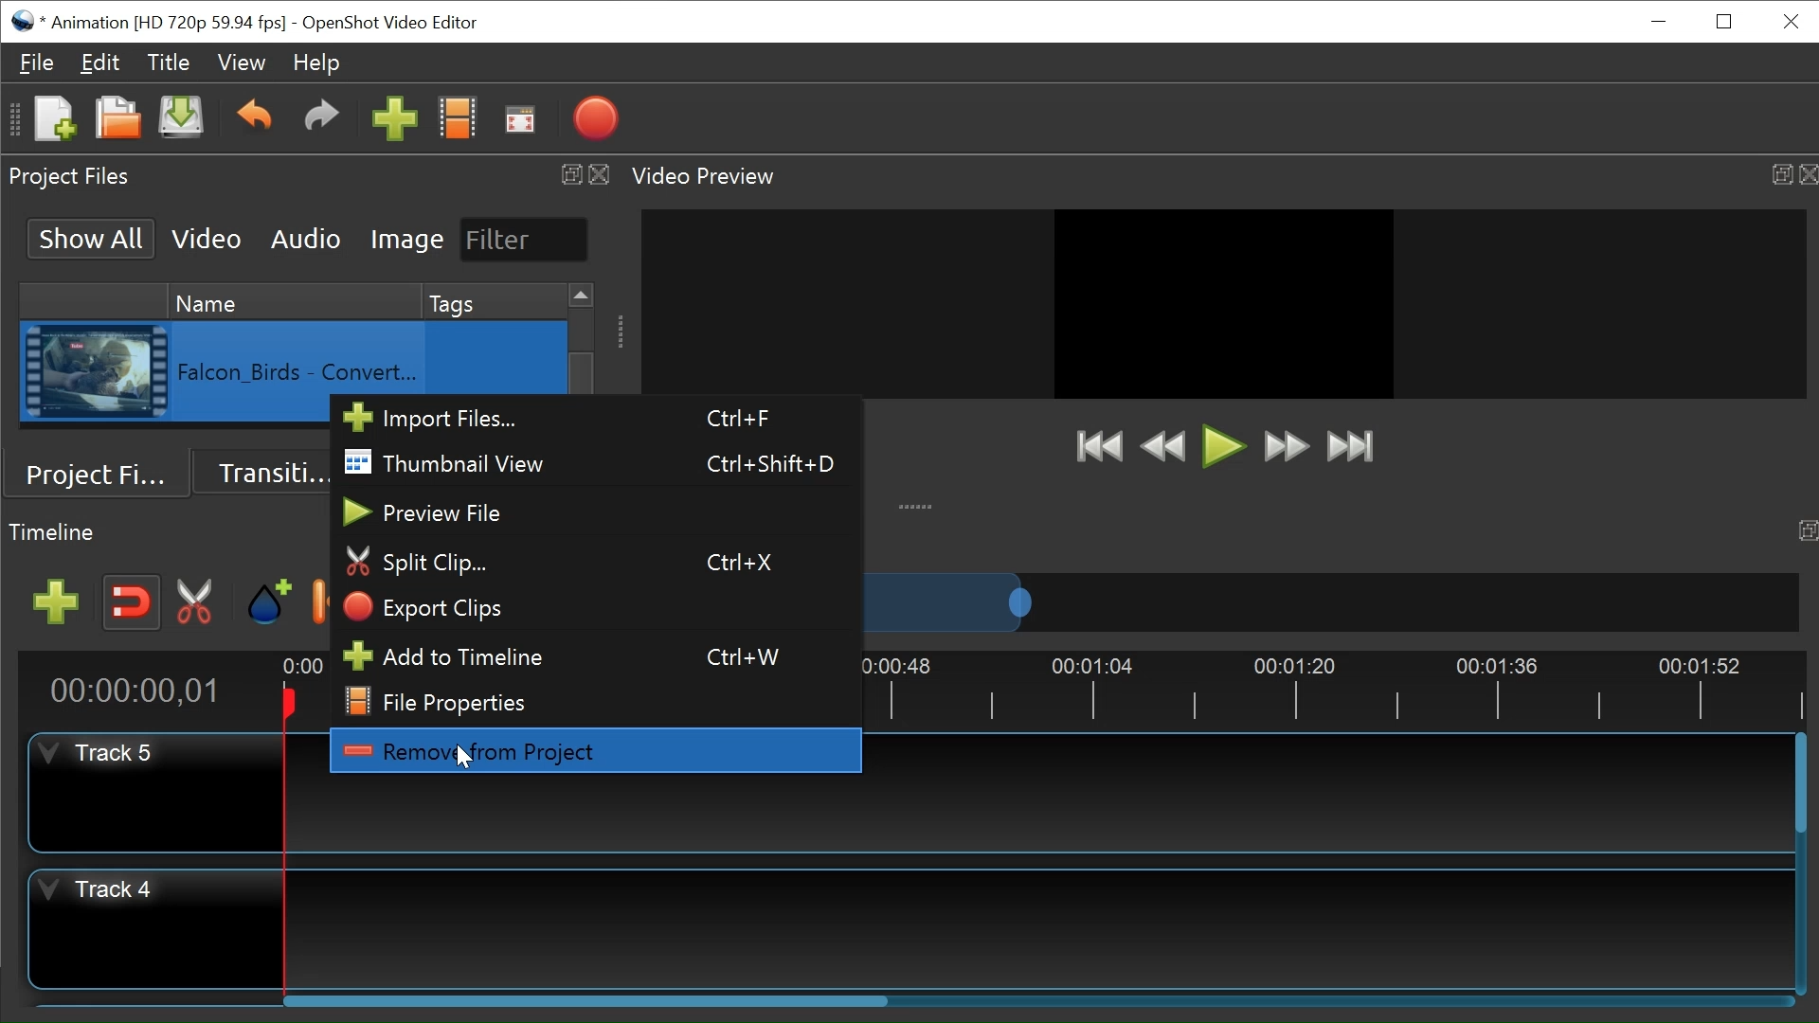  I want to click on Redo, so click(321, 121).